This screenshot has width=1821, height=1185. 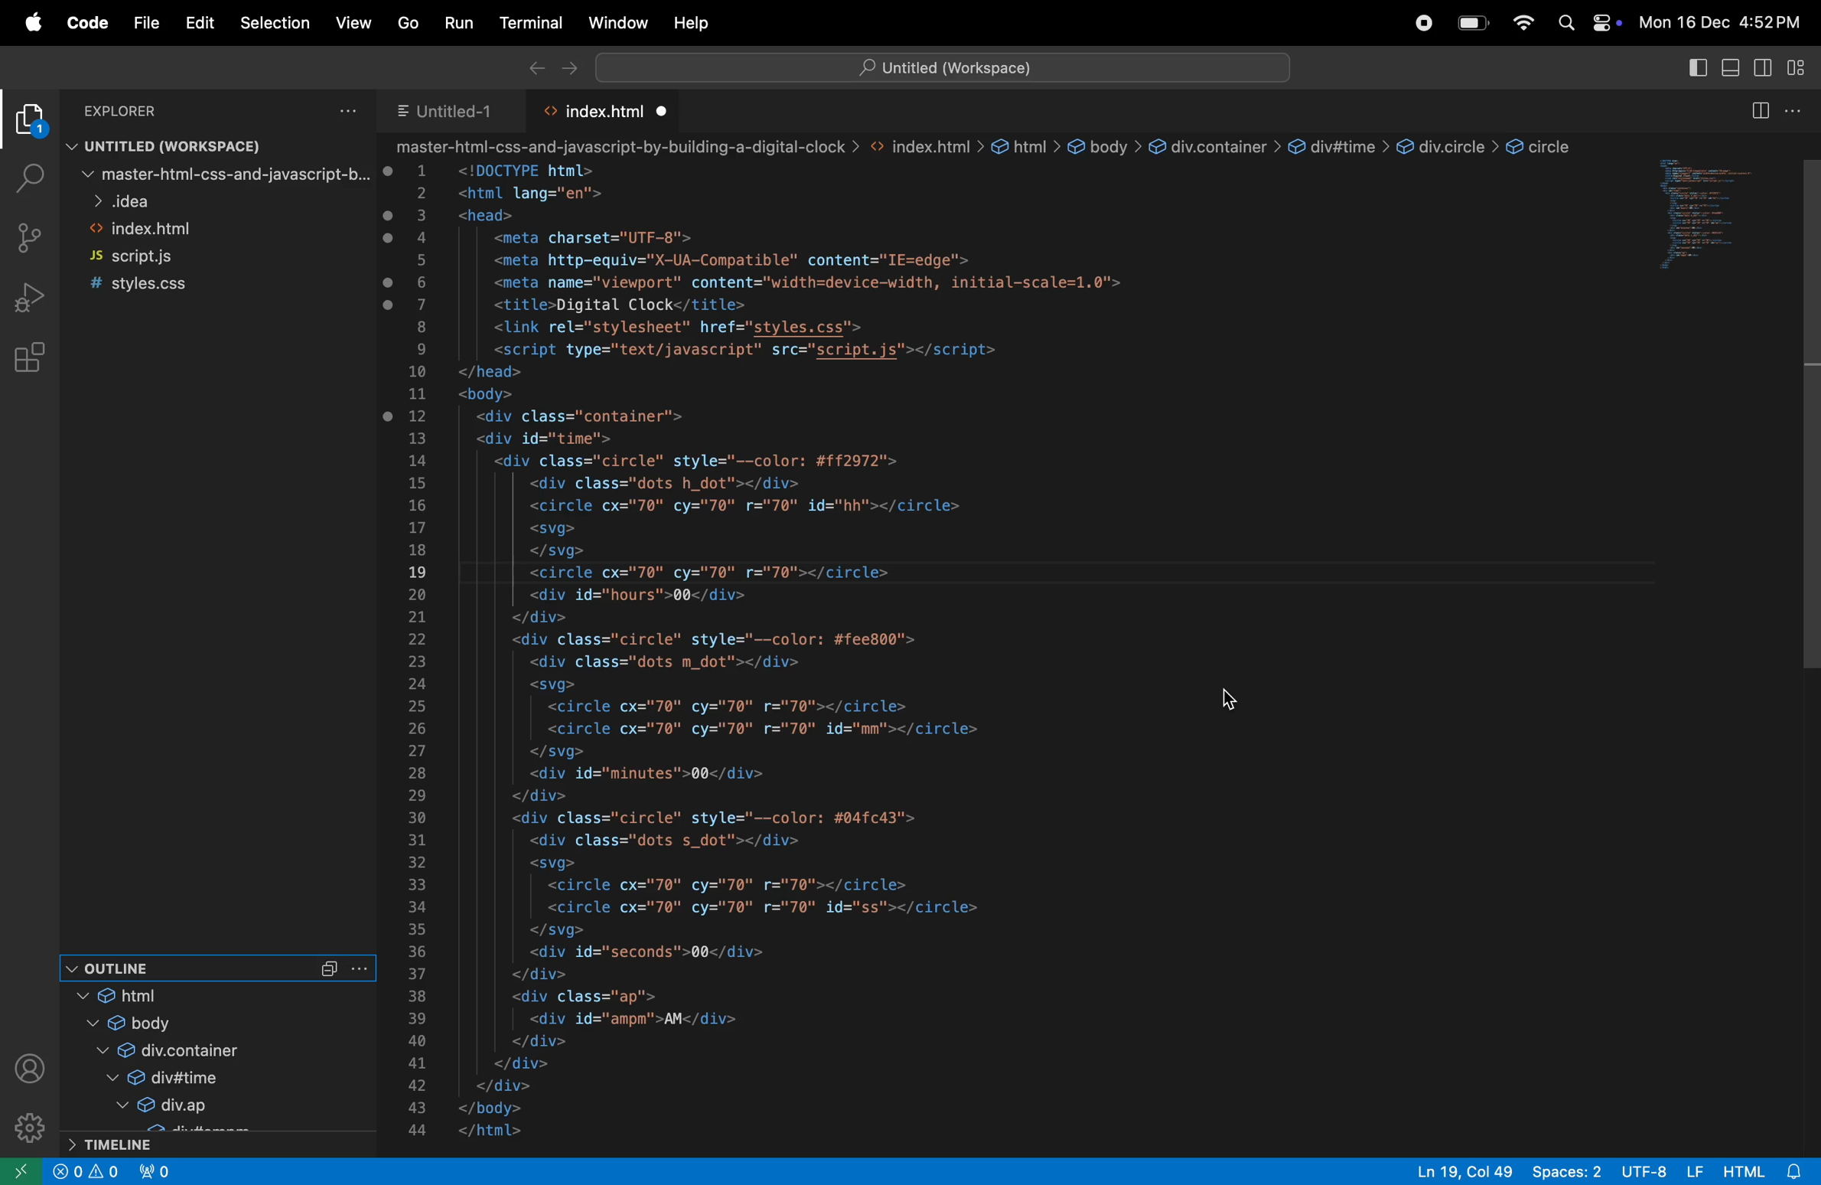 What do you see at coordinates (1723, 223) in the screenshot?
I see ` Code window` at bounding box center [1723, 223].